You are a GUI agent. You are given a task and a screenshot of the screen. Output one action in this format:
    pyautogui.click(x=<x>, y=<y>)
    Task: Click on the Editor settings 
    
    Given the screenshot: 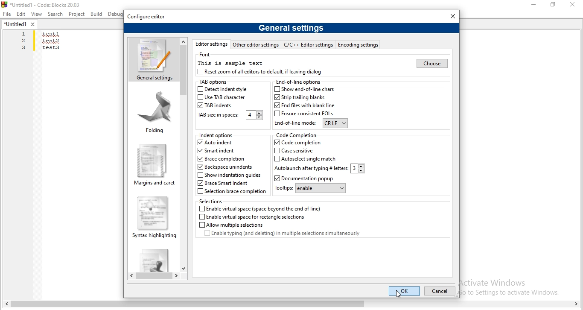 What is the action you would take?
    pyautogui.click(x=211, y=44)
    